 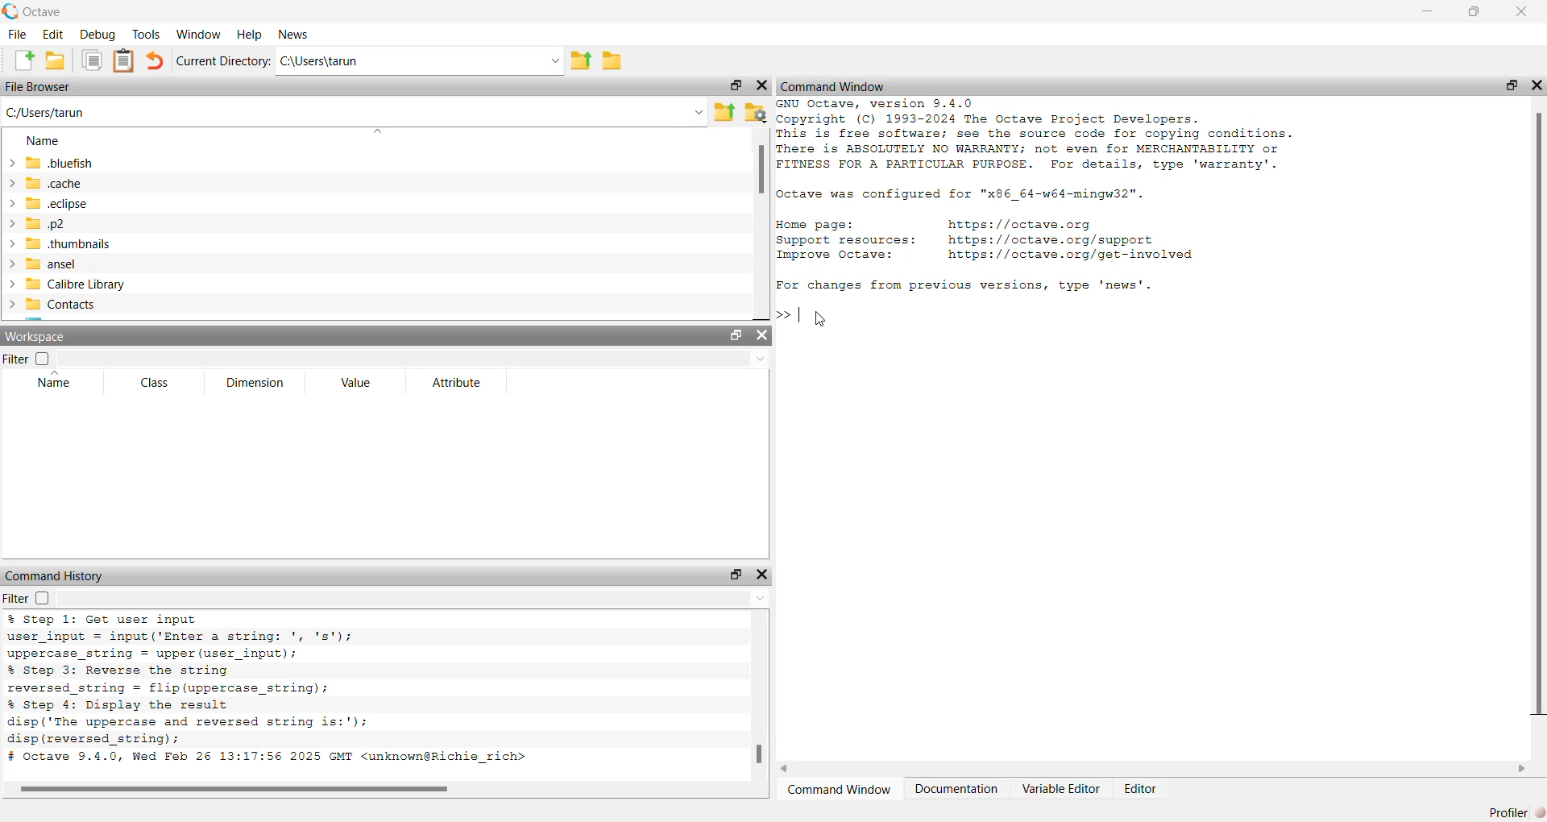 I want to click on hide widget, so click(x=763, y=574).